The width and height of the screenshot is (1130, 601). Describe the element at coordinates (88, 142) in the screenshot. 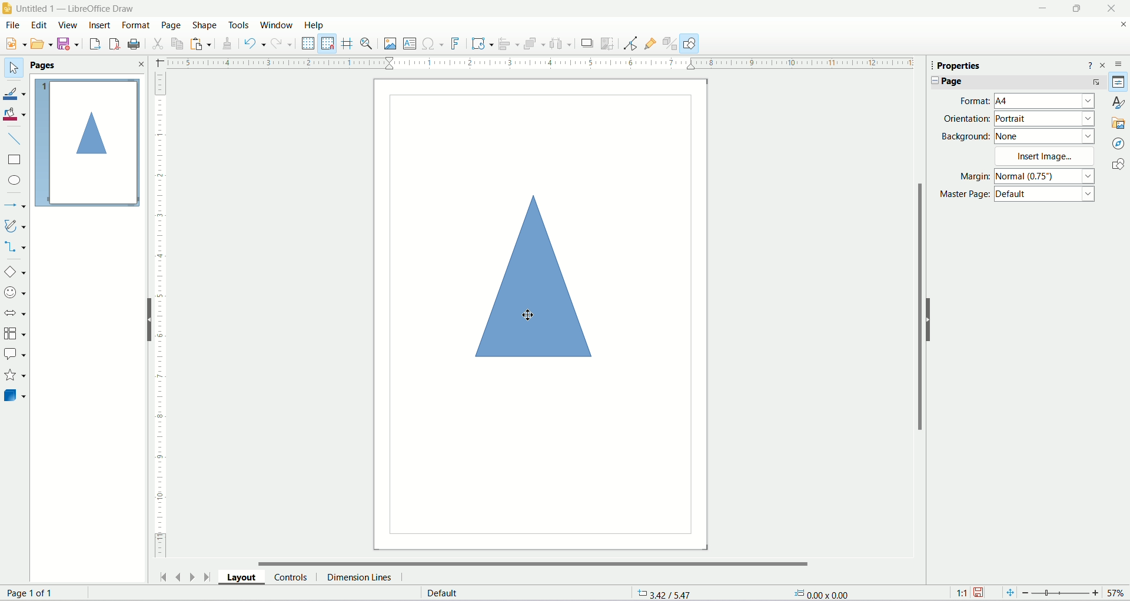

I see `Page outline` at that location.